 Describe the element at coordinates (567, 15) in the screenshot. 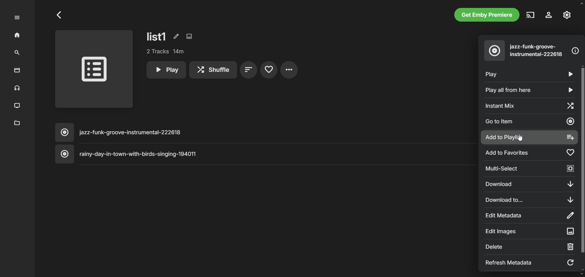

I see `manage emby server` at that location.